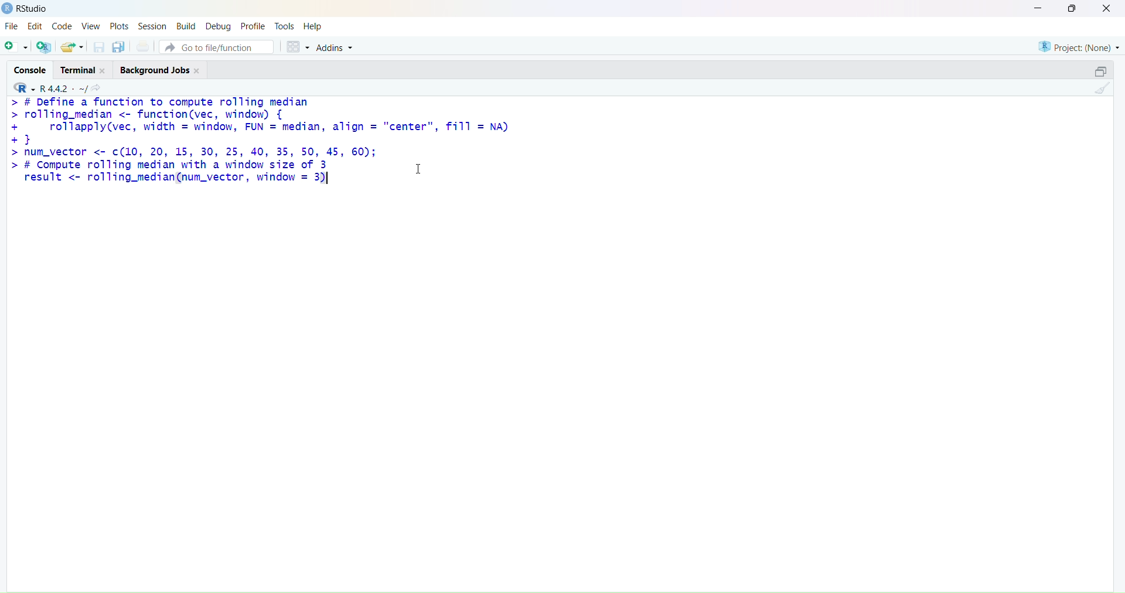  What do you see at coordinates (119, 47) in the screenshot?
I see `copy` at bounding box center [119, 47].